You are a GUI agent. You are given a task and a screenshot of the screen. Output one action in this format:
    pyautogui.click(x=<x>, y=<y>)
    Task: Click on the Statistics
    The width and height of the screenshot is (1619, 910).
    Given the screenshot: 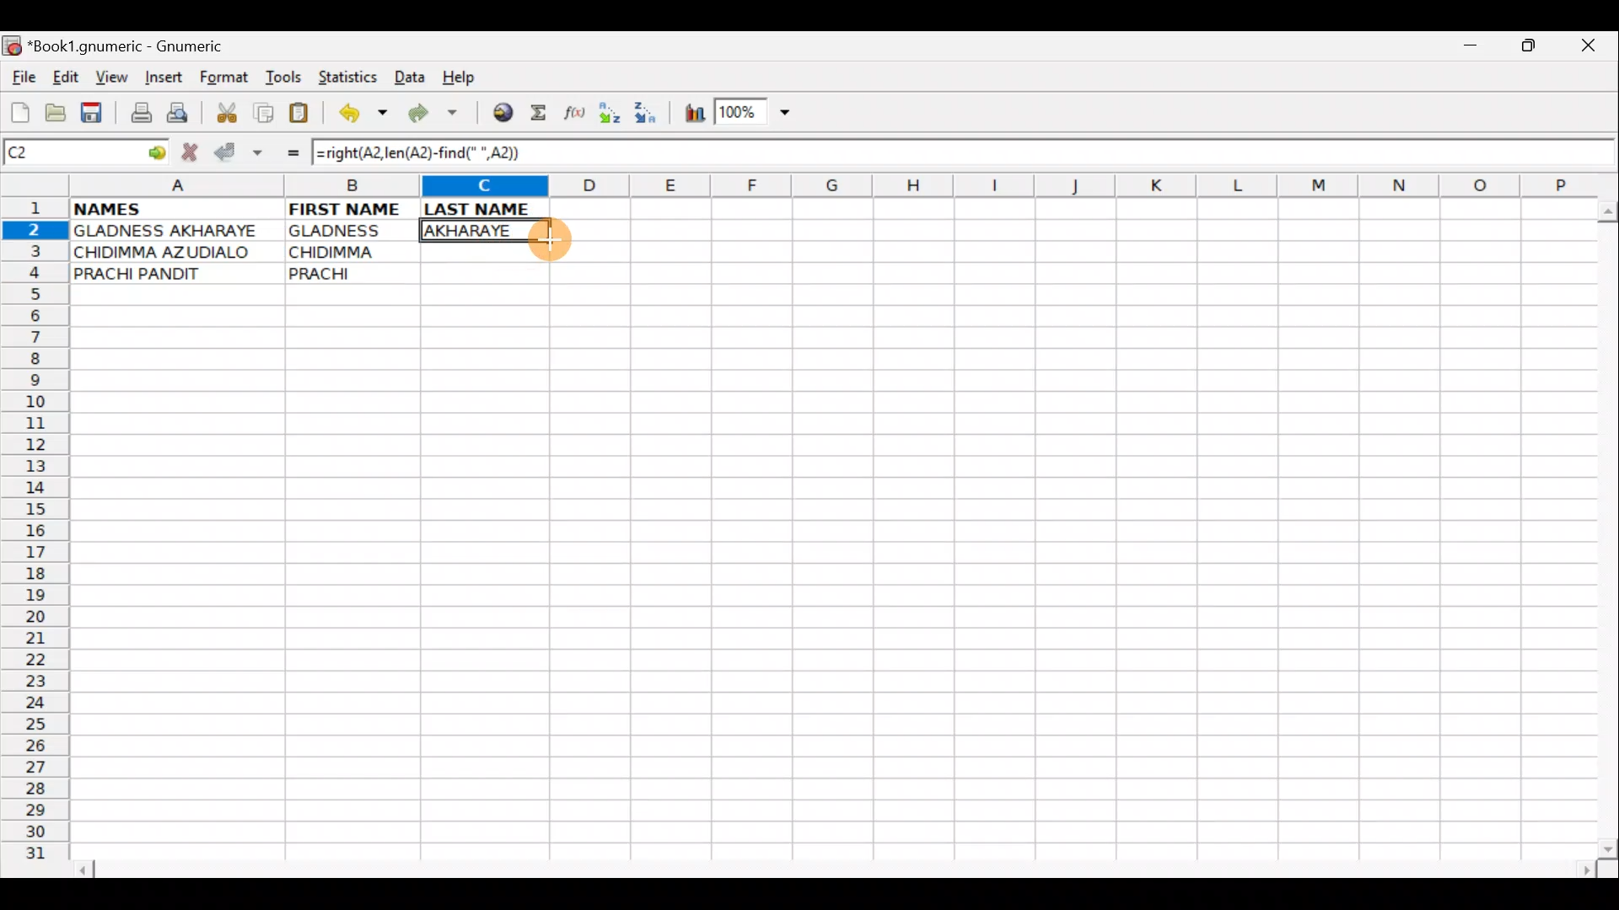 What is the action you would take?
    pyautogui.click(x=349, y=76)
    